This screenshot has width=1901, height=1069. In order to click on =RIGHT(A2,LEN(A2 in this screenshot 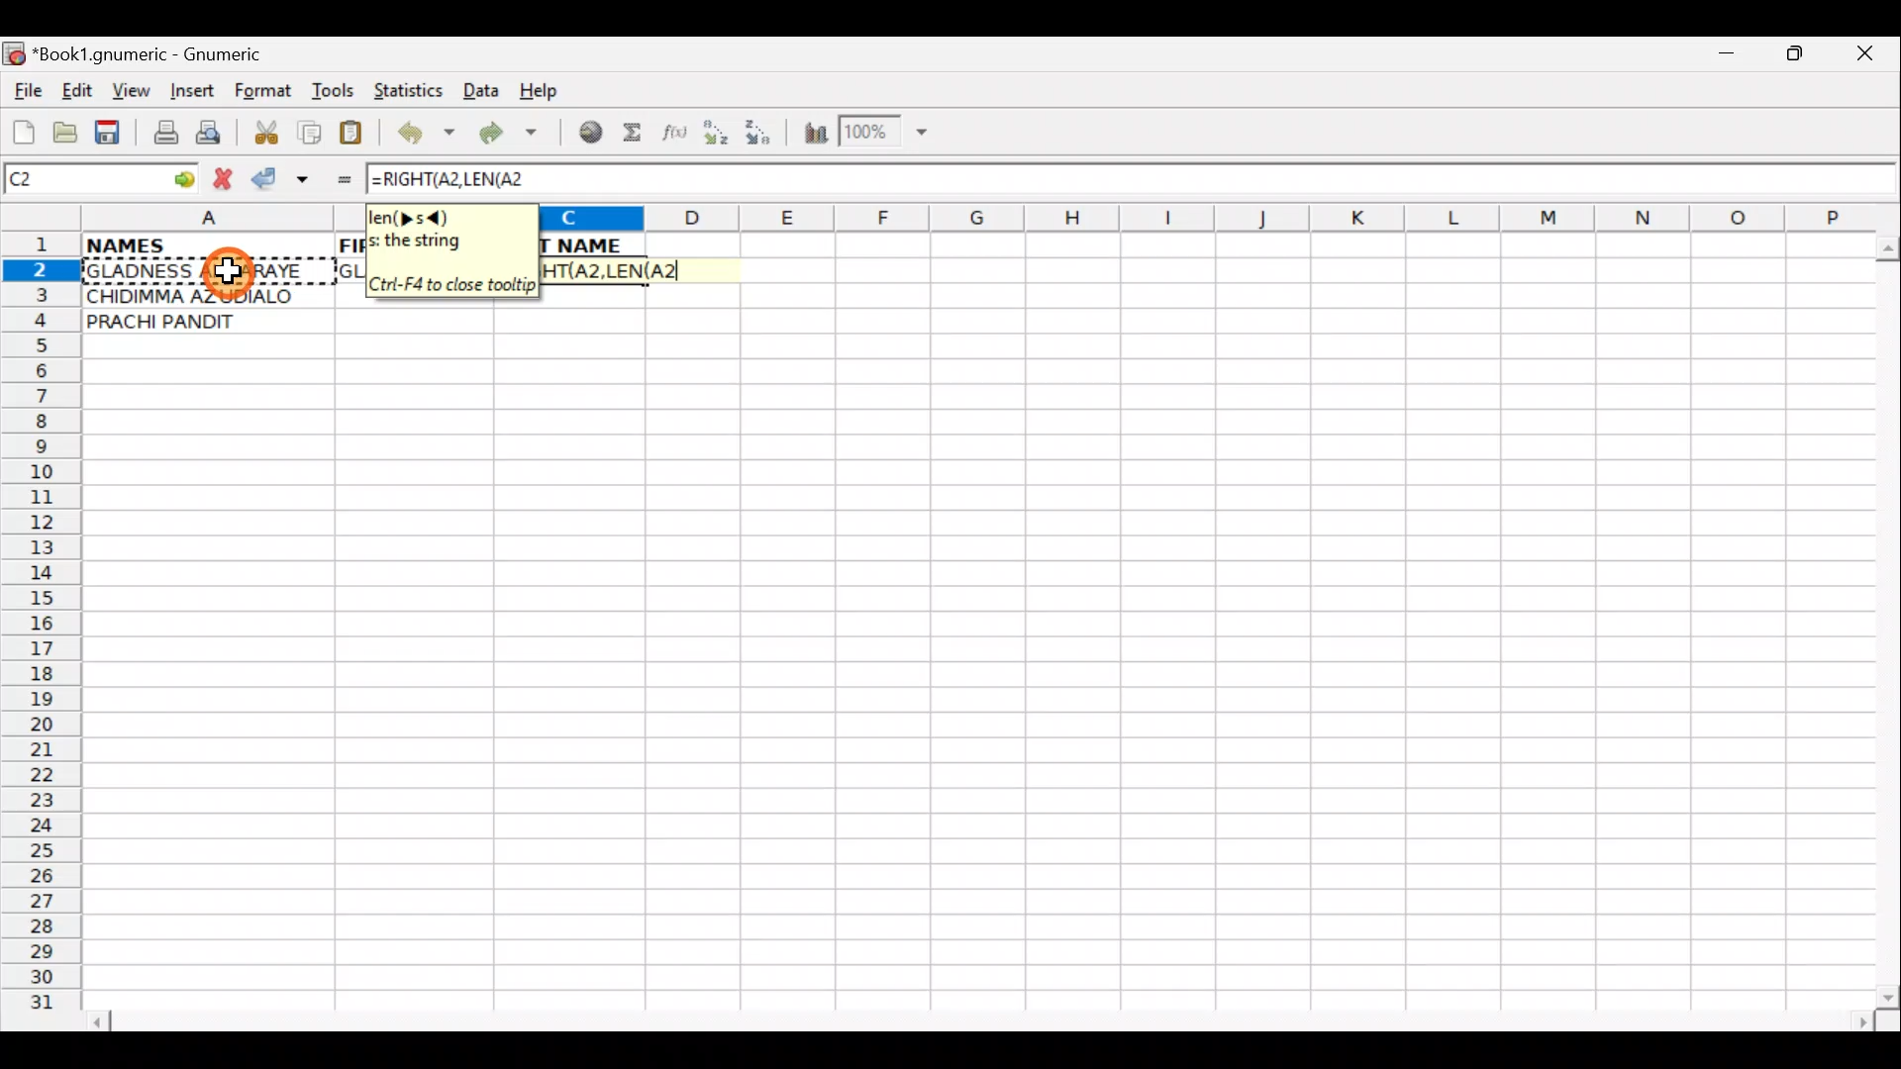, I will do `click(593, 271)`.